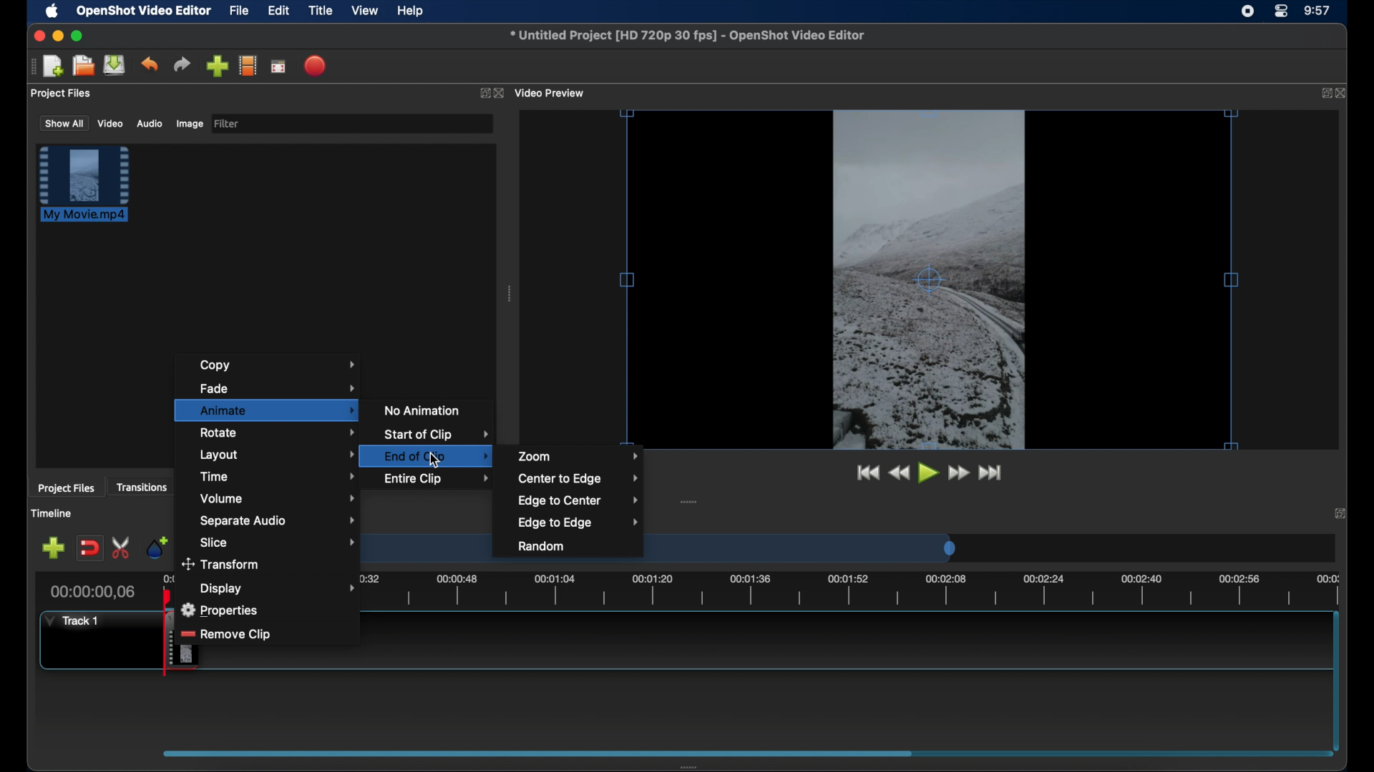 This screenshot has height=772, width=1374. What do you see at coordinates (434, 460) in the screenshot?
I see `cursor` at bounding box center [434, 460].